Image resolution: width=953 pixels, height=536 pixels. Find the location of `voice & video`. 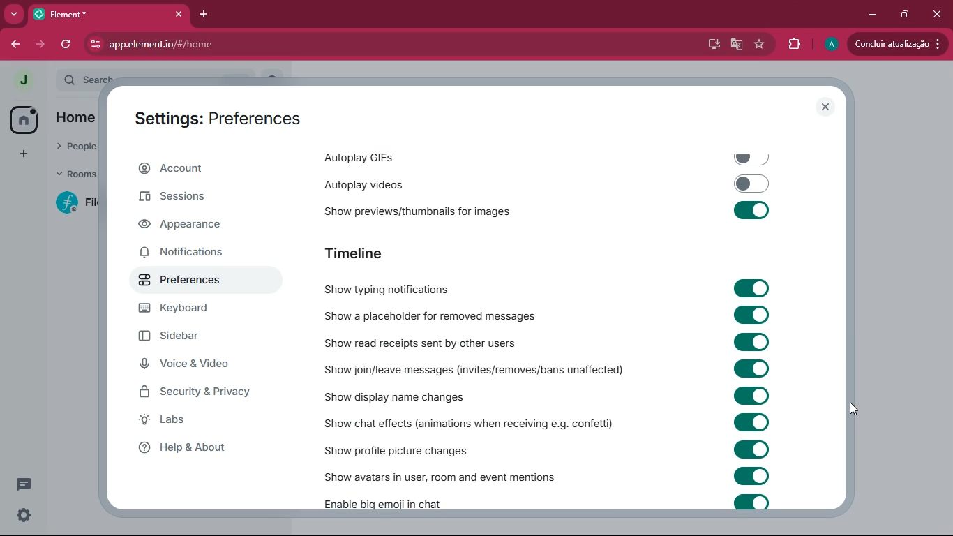

voice & video is located at coordinates (200, 365).